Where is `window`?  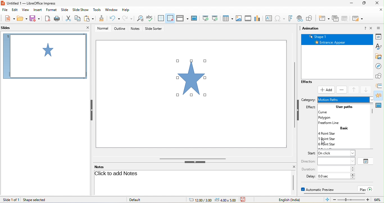
window is located at coordinates (112, 10).